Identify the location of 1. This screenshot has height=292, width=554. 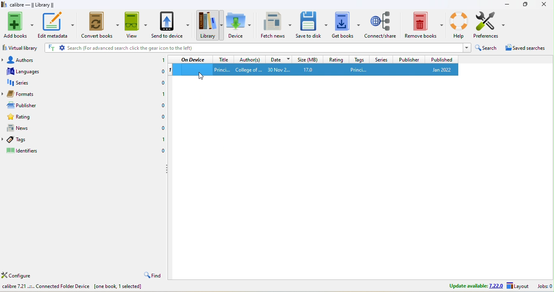
(170, 70).